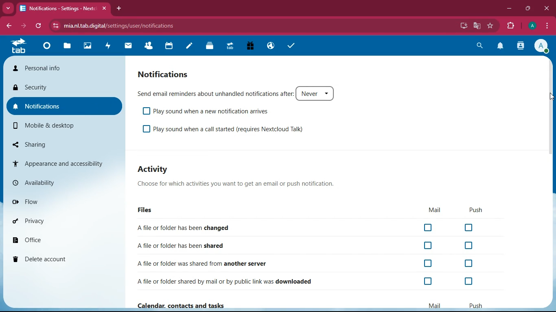 This screenshot has width=556, height=312. Describe the element at coordinates (271, 46) in the screenshot. I see `Email hosting` at that location.